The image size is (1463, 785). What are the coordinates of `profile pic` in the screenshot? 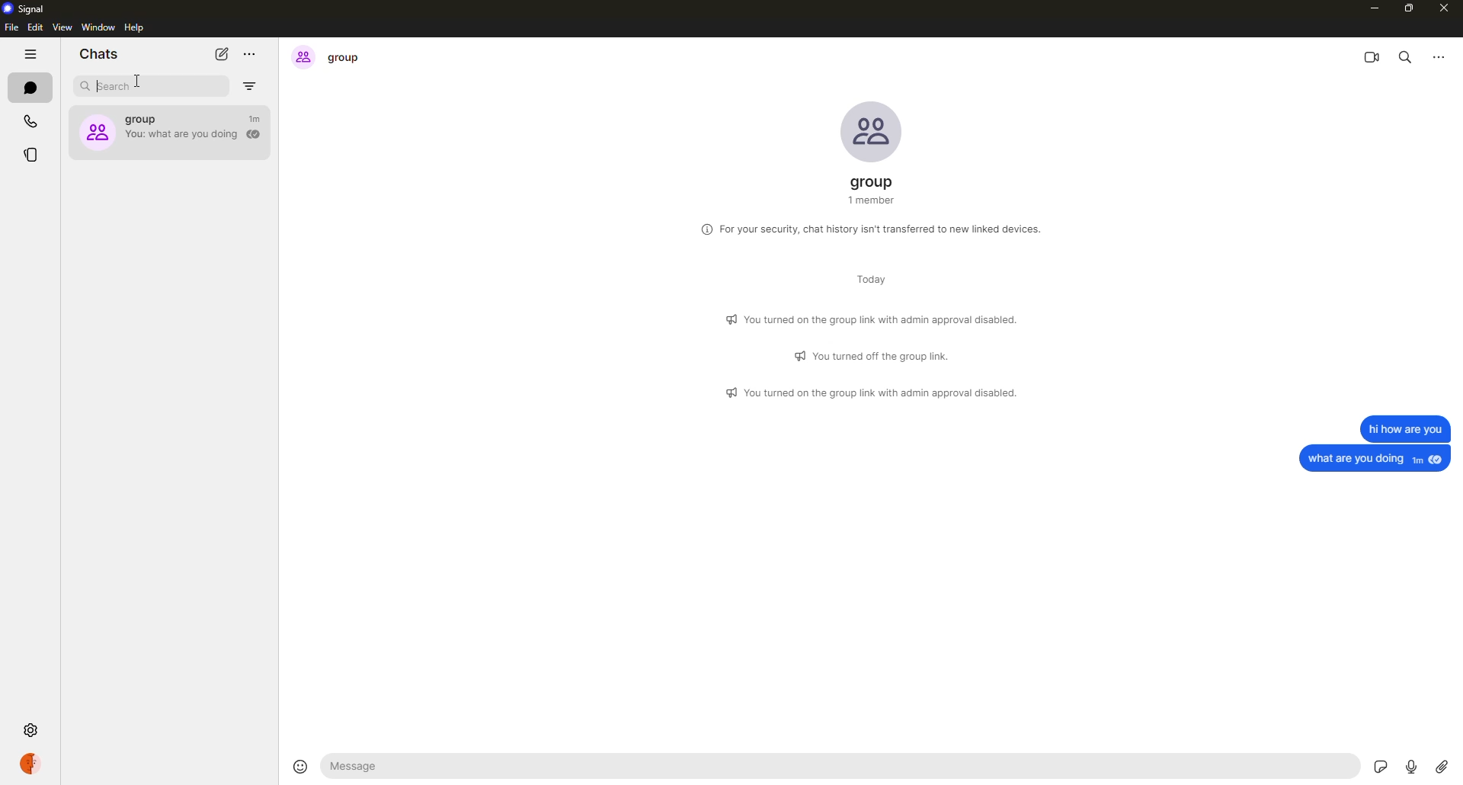 It's located at (870, 130).